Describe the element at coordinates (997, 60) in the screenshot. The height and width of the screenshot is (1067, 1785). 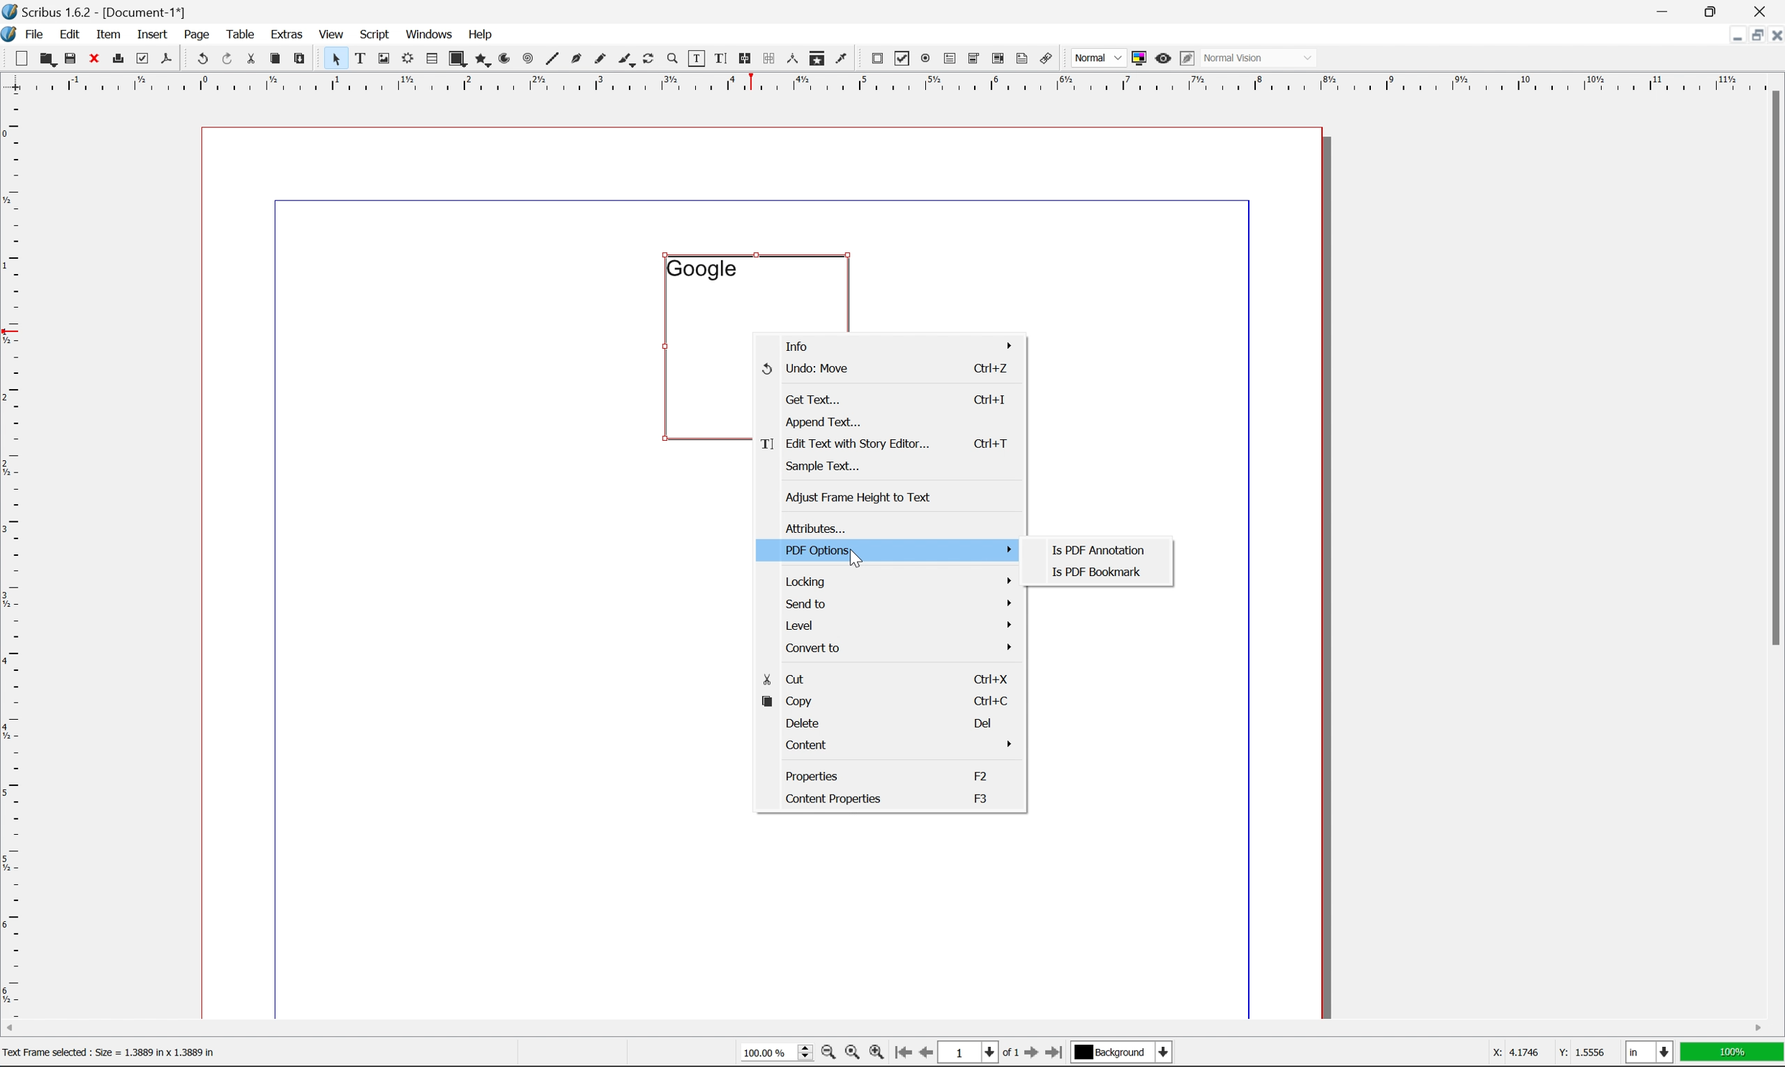
I see `pdf list box` at that location.